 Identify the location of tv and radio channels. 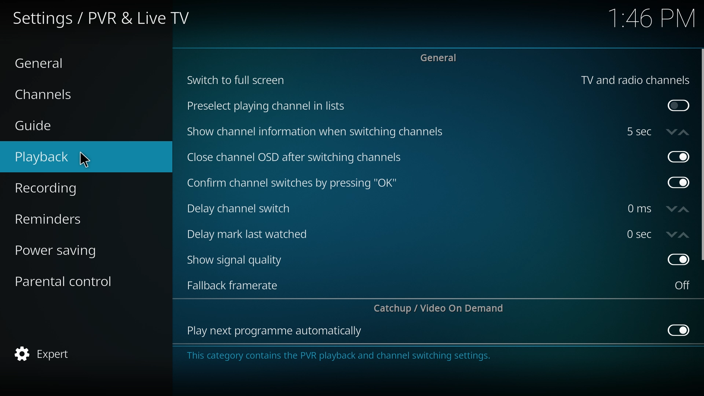
(635, 80).